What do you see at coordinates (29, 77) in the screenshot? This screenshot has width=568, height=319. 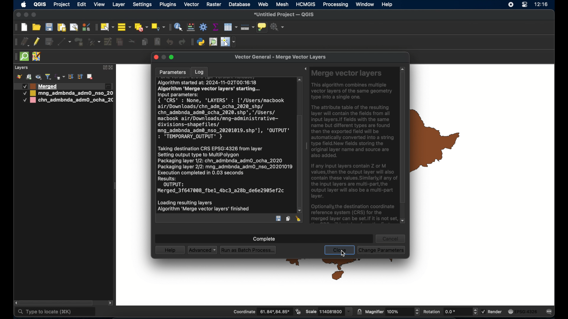 I see `add group` at bounding box center [29, 77].